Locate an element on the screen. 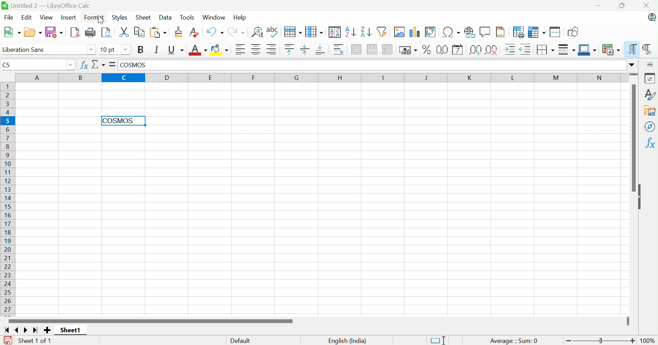 This screenshot has height=345, width=658. Border Color is located at coordinates (587, 49).